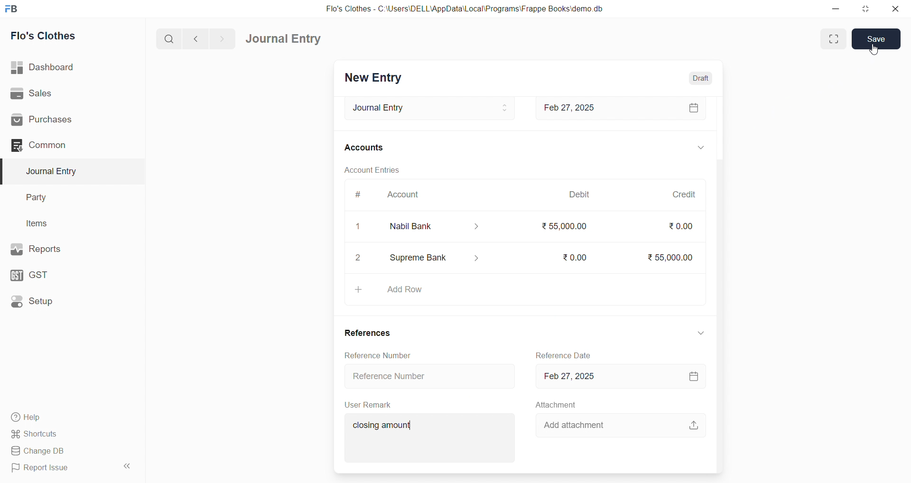 Image resolution: width=911 pixels, height=483 pixels. I want to click on EXPAND/COLLAPSE, so click(701, 333).